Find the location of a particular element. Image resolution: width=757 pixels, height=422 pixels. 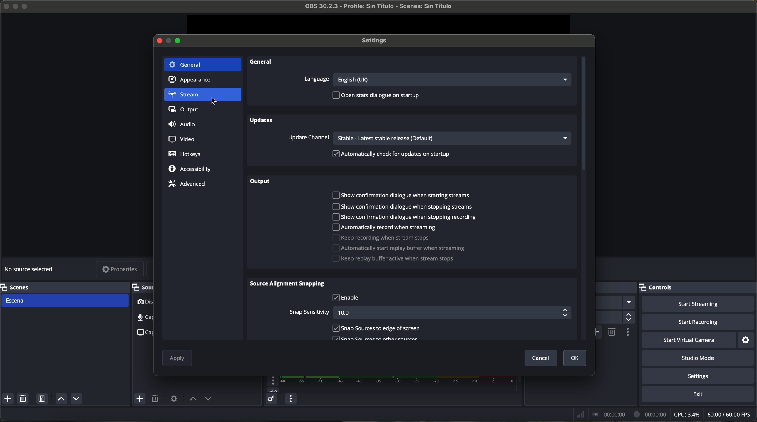

snap sensitivity is located at coordinates (428, 313).